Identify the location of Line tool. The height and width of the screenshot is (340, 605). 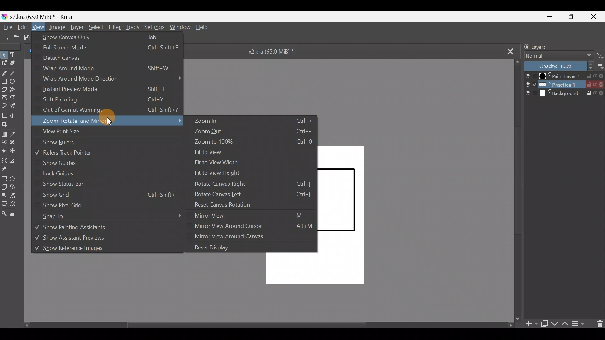
(16, 72).